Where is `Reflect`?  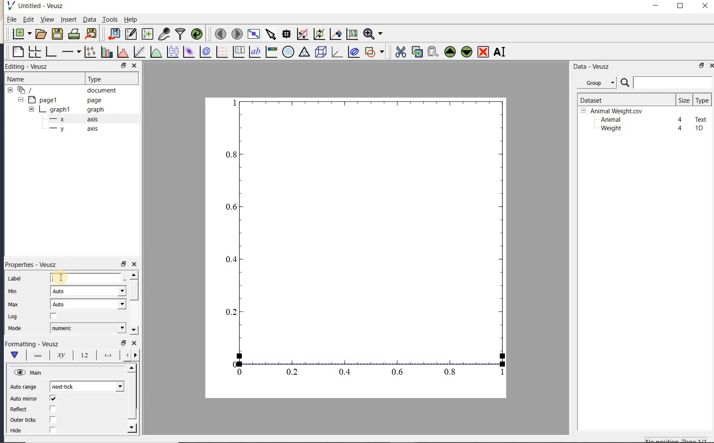 Reflect is located at coordinates (23, 409).